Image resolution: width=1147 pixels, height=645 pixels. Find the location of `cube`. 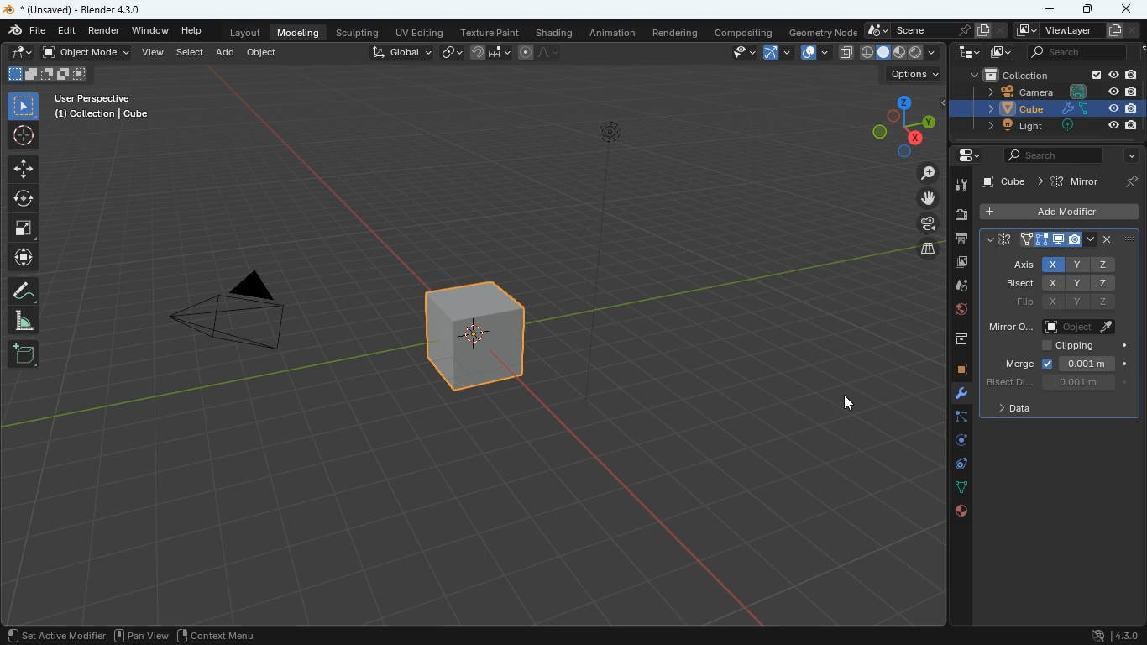

cube is located at coordinates (1045, 109).